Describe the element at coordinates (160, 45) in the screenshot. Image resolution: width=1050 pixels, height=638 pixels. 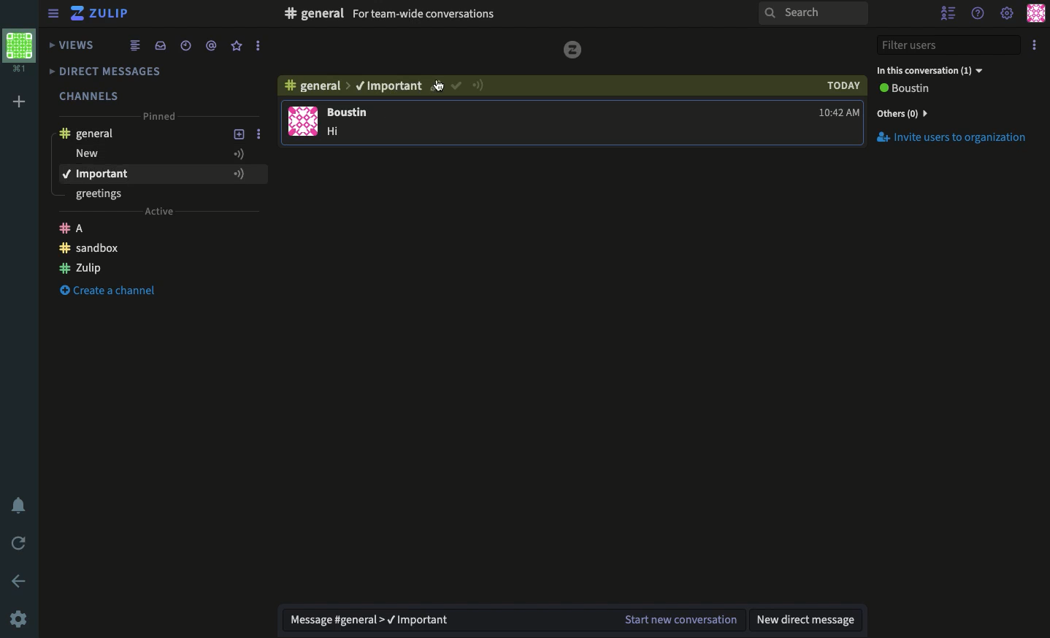
I see `Inbox` at that location.